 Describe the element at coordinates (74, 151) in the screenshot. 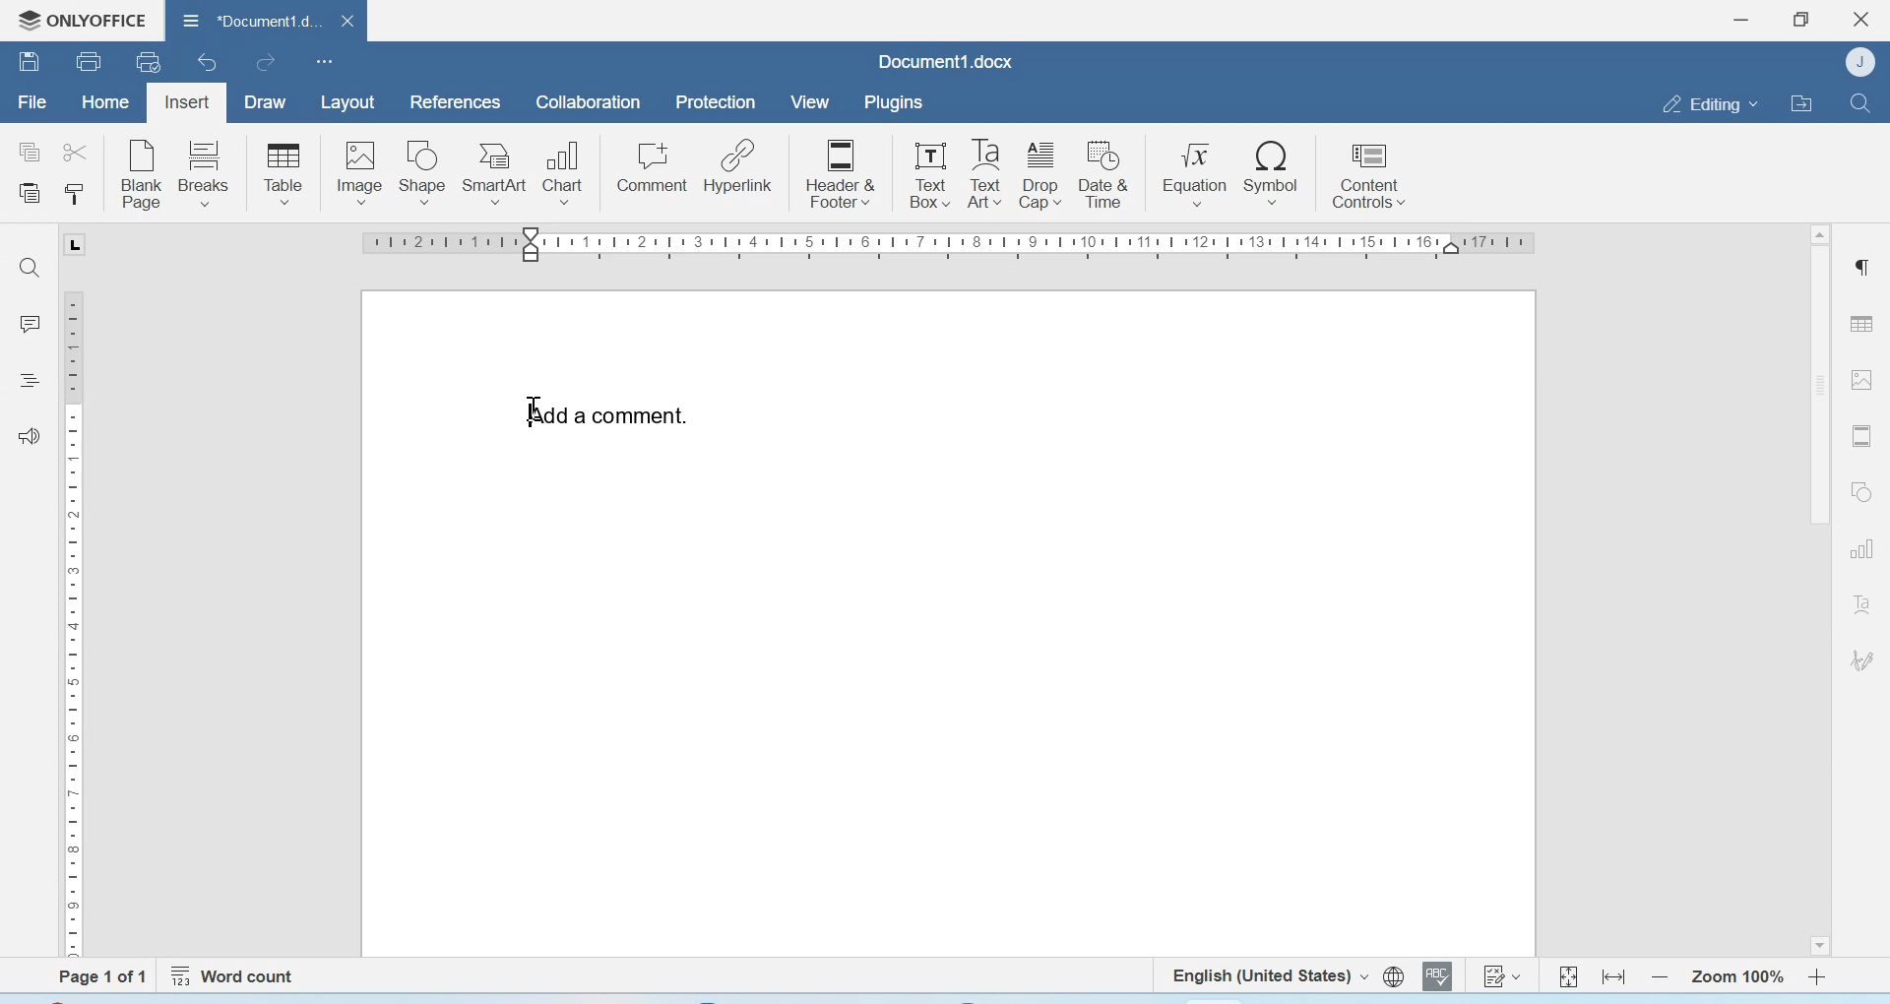

I see `Cut` at that location.